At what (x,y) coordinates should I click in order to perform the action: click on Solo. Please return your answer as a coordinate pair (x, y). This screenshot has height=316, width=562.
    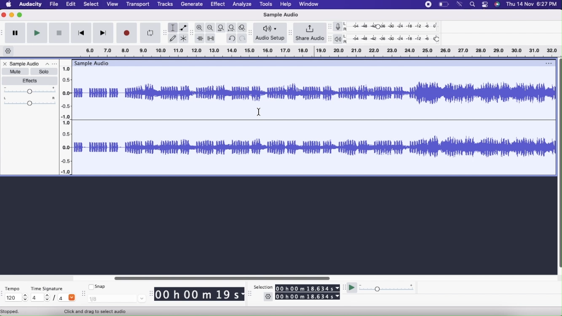
    Looking at the image, I should click on (44, 71).